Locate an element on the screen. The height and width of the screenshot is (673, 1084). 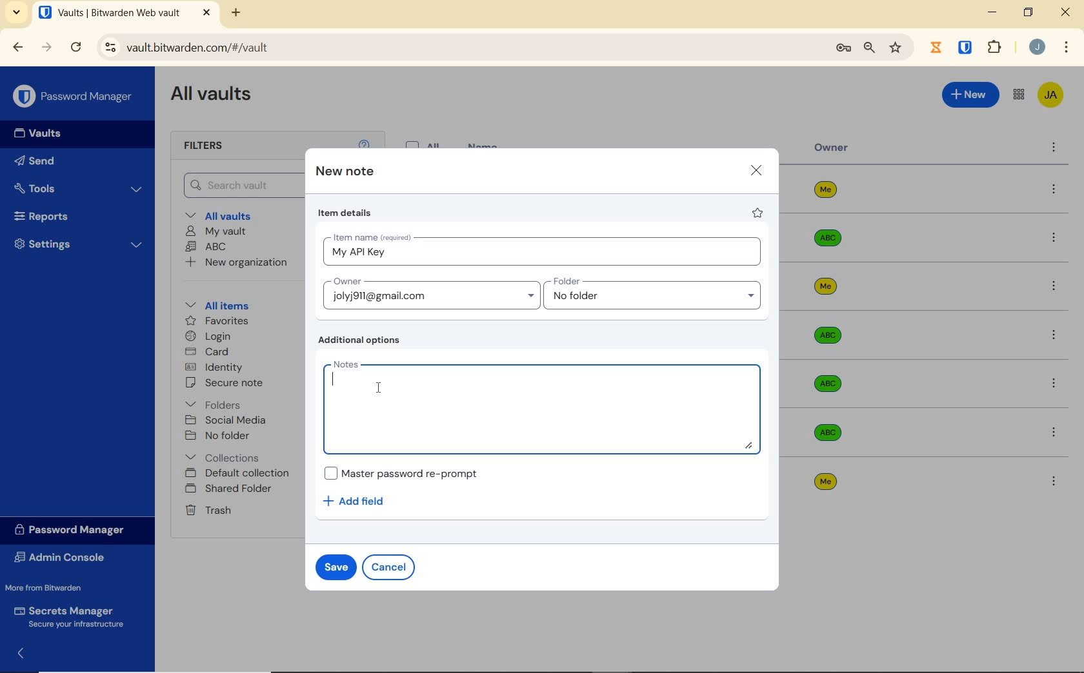
Tools is located at coordinates (79, 187).